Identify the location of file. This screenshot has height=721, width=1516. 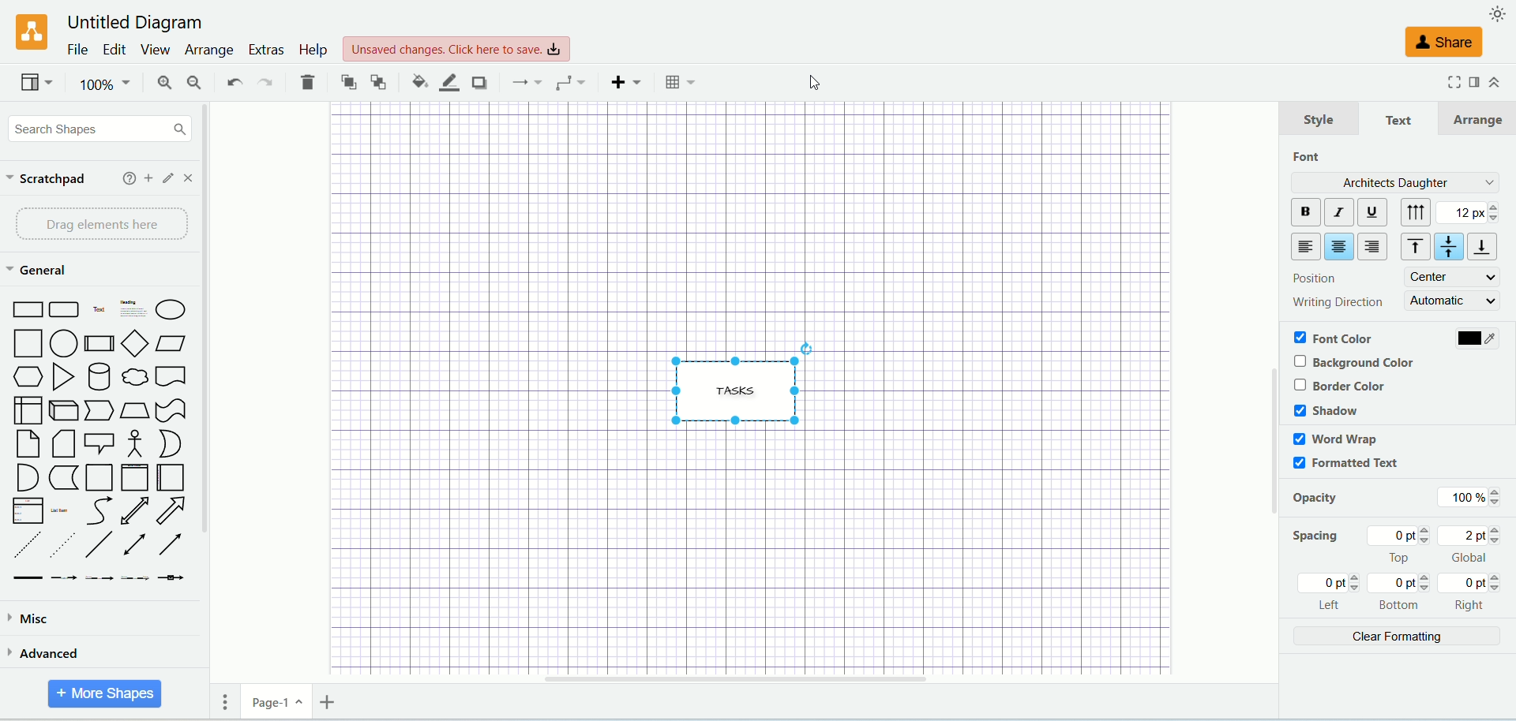
(76, 50).